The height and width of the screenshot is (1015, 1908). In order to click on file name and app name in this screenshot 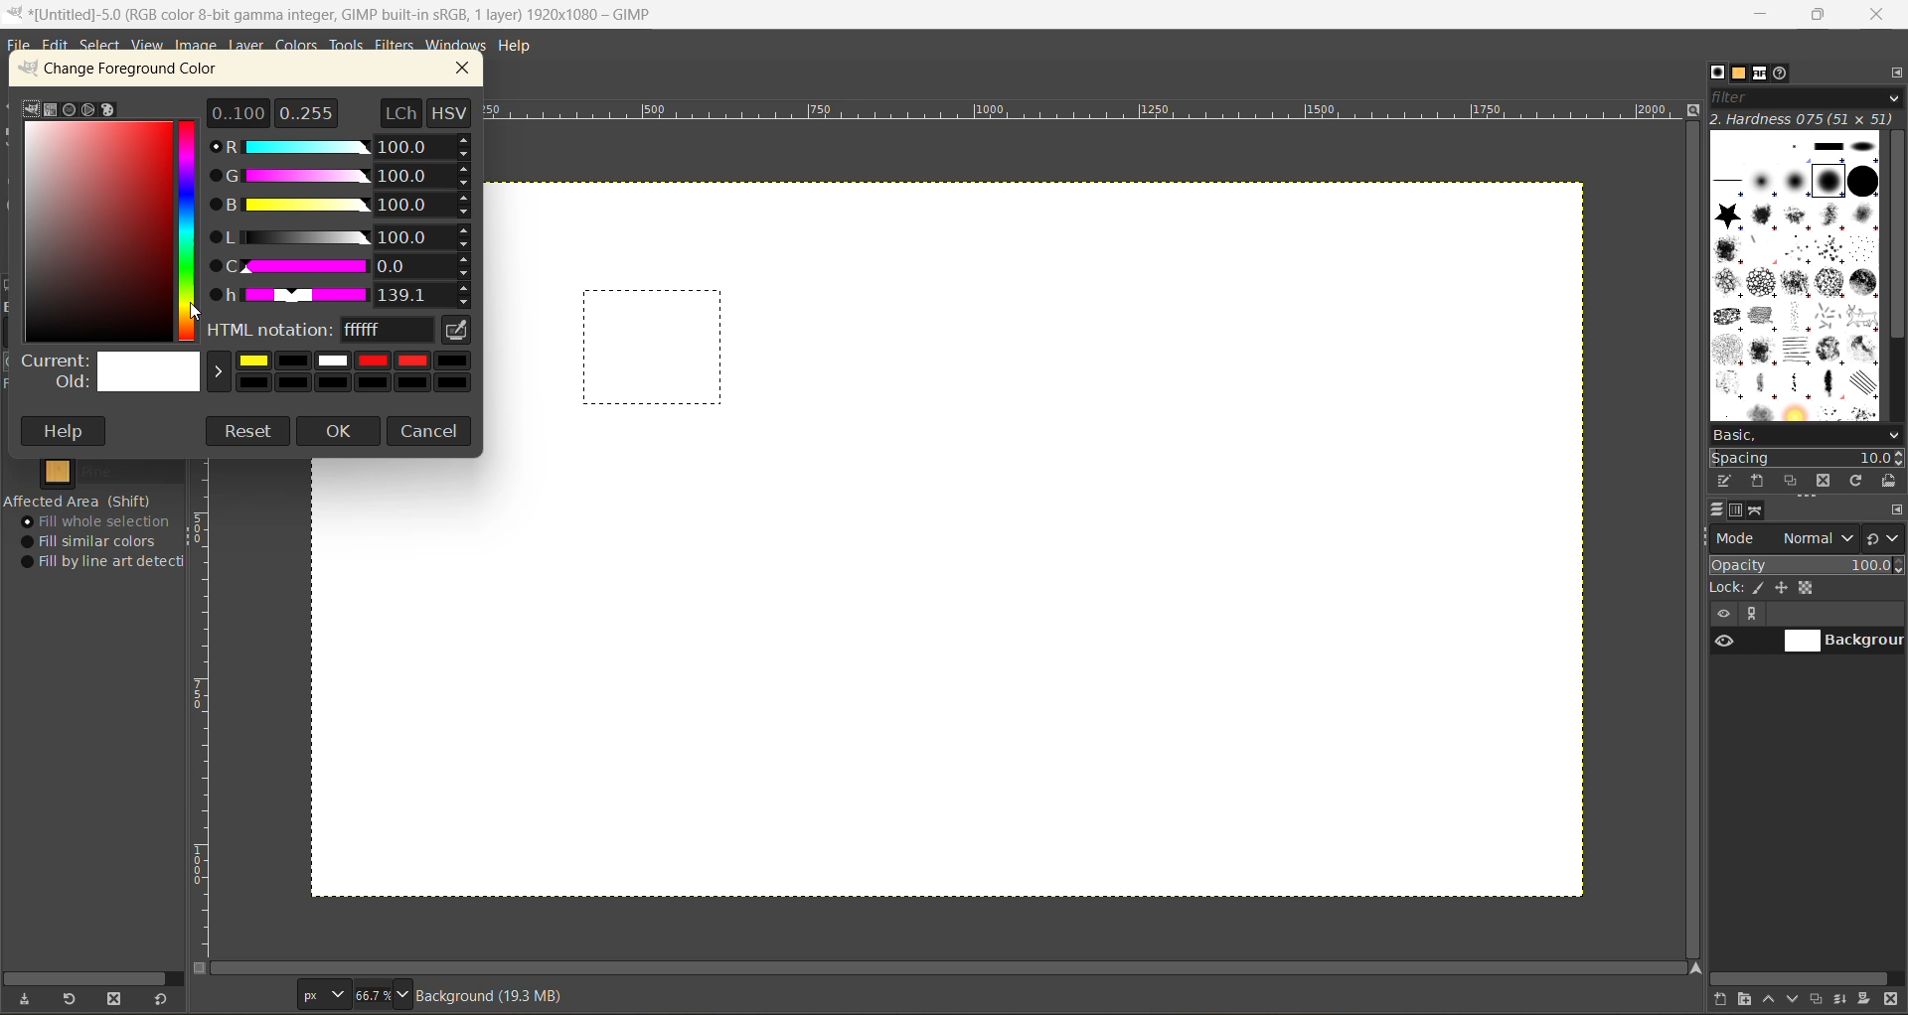, I will do `click(351, 14)`.